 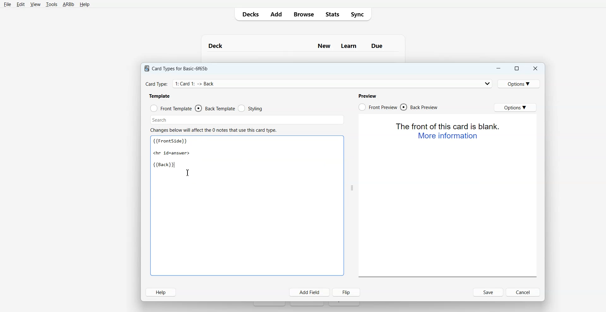 I want to click on Text 1, so click(x=178, y=67).